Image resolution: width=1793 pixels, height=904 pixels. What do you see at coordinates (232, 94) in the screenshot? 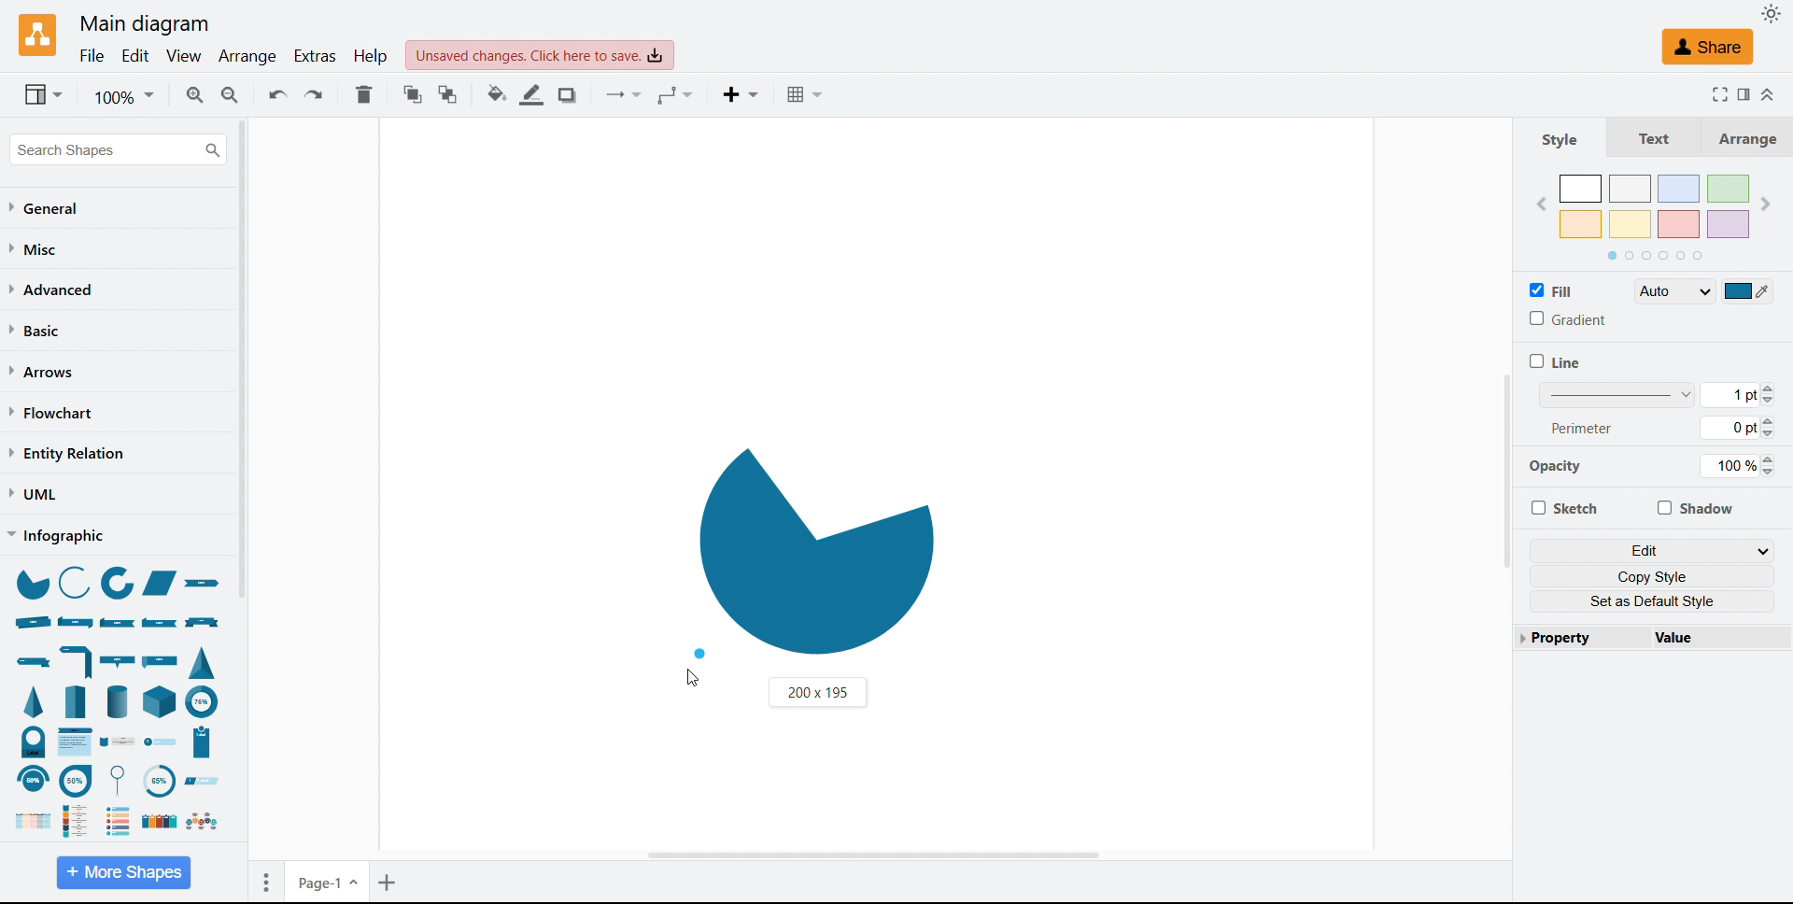
I see `Zoom out ` at bounding box center [232, 94].